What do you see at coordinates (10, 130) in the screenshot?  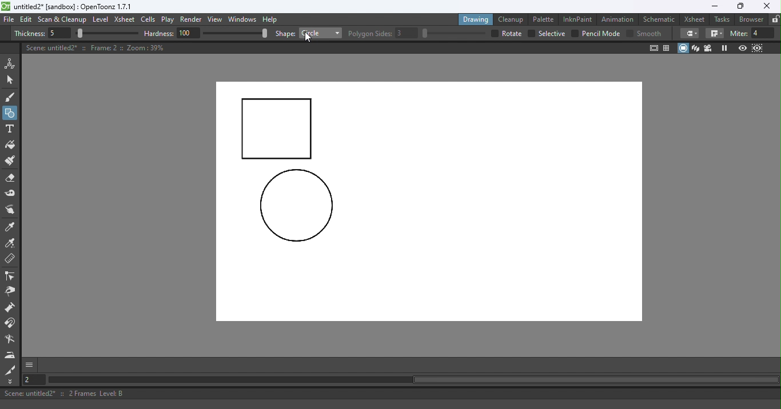 I see `Type tool` at bounding box center [10, 130].